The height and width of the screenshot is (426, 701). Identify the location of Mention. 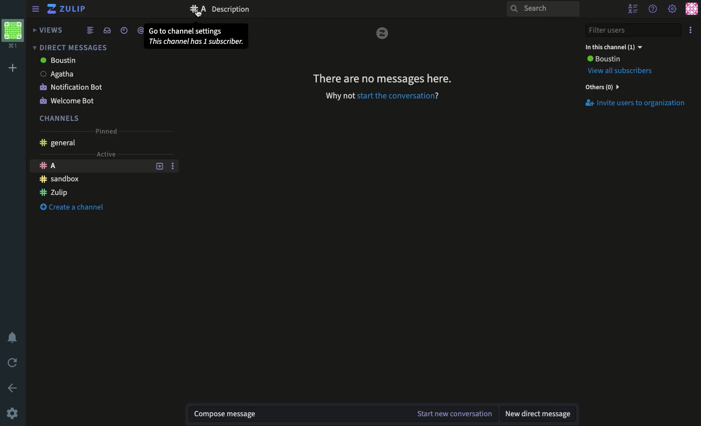
(141, 31).